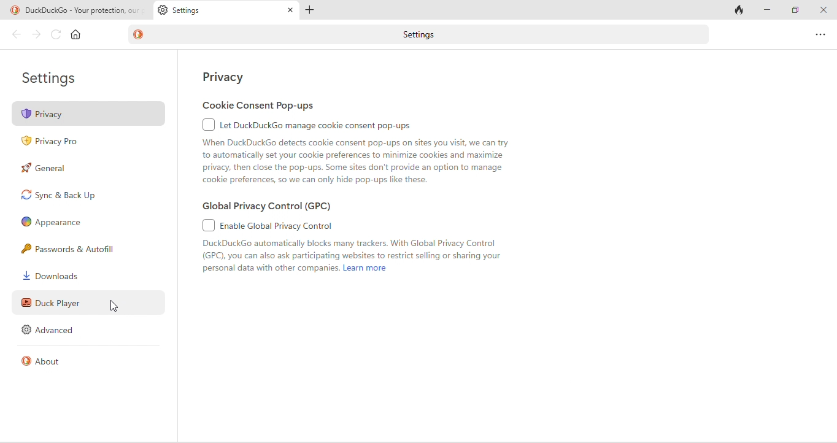  Describe the element at coordinates (423, 35) in the screenshot. I see `settings` at that location.